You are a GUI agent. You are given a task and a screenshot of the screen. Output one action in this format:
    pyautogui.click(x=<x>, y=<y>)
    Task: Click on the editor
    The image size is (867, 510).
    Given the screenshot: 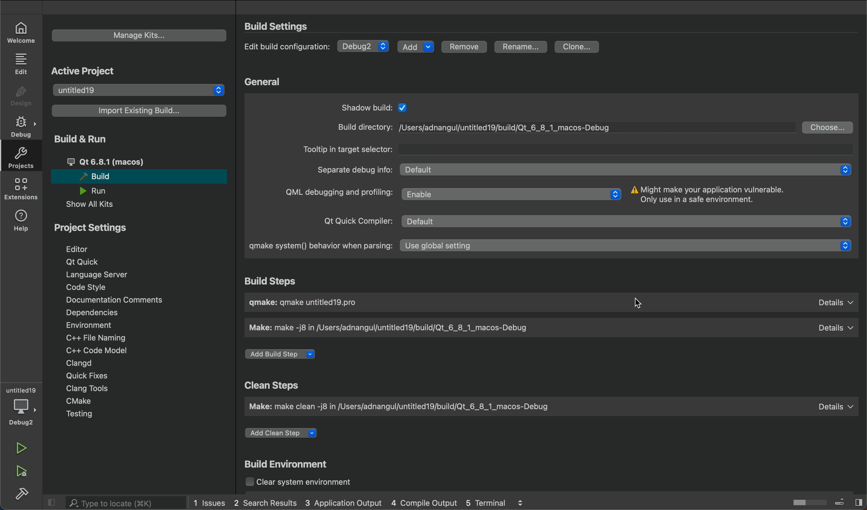 What is the action you would take?
    pyautogui.click(x=87, y=248)
    